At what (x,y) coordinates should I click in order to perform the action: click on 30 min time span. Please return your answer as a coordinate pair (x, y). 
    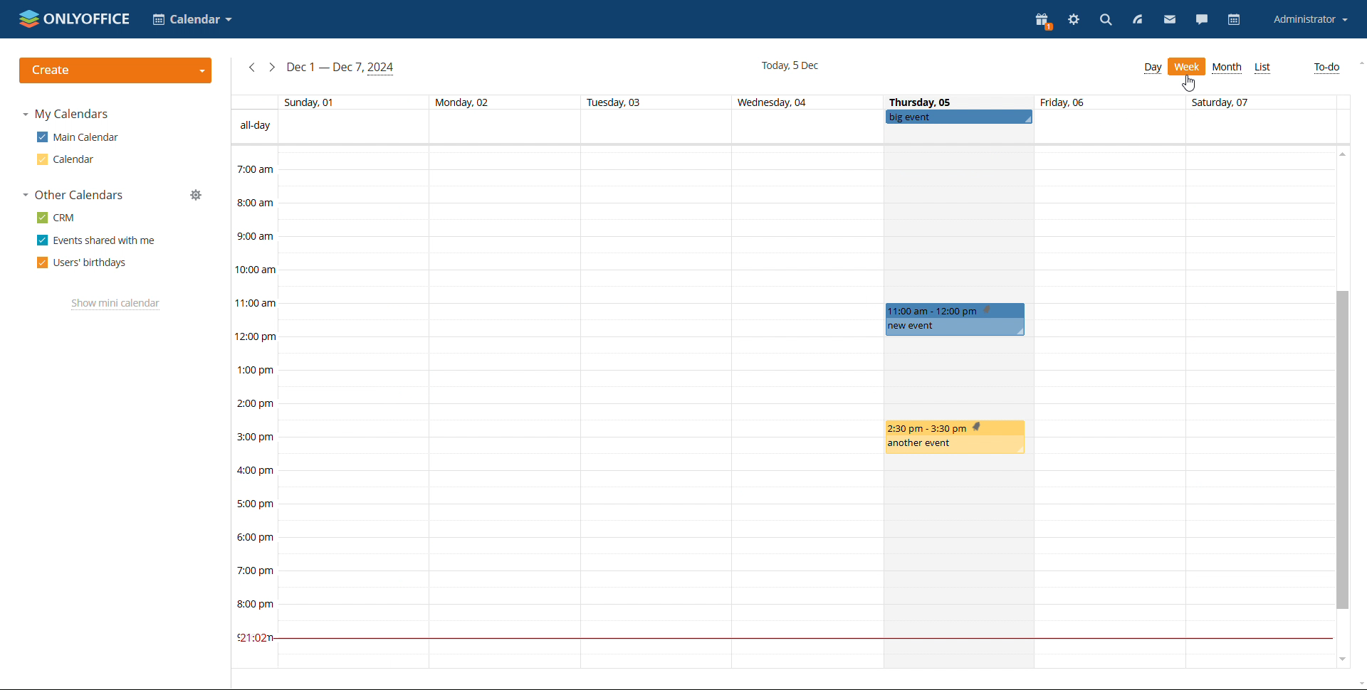
    Looking at the image, I should click on (869, 211).